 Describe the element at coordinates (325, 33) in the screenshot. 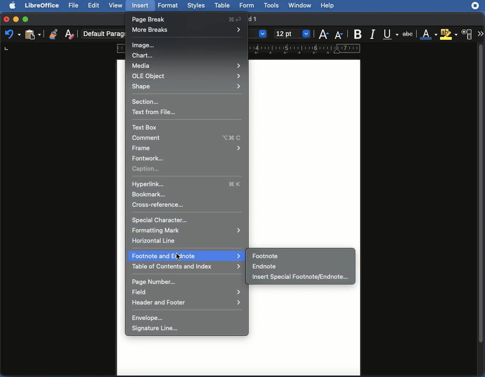

I see `Increase size` at that location.